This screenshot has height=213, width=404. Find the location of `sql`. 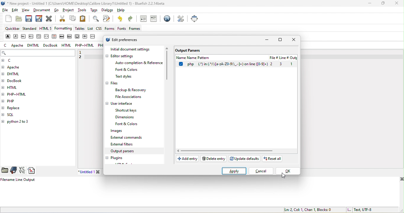

sql is located at coordinates (14, 115).